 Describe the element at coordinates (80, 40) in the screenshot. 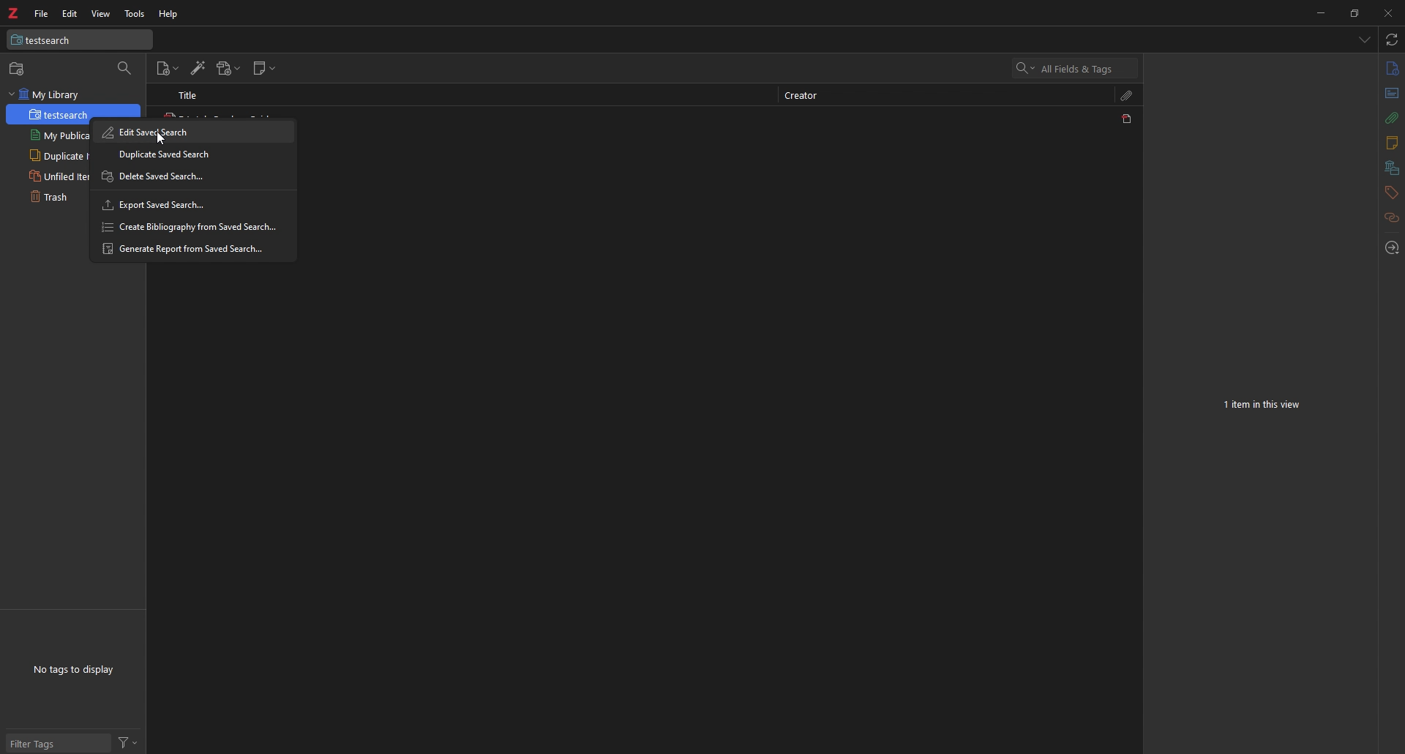

I see `test search` at that location.